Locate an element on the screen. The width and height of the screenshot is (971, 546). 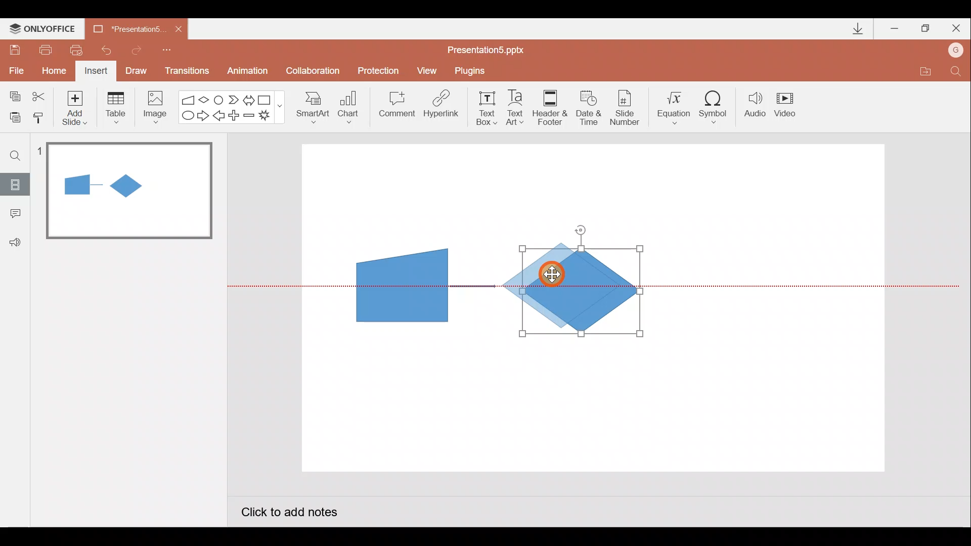
Flowchart - manual input is located at coordinates (189, 99).